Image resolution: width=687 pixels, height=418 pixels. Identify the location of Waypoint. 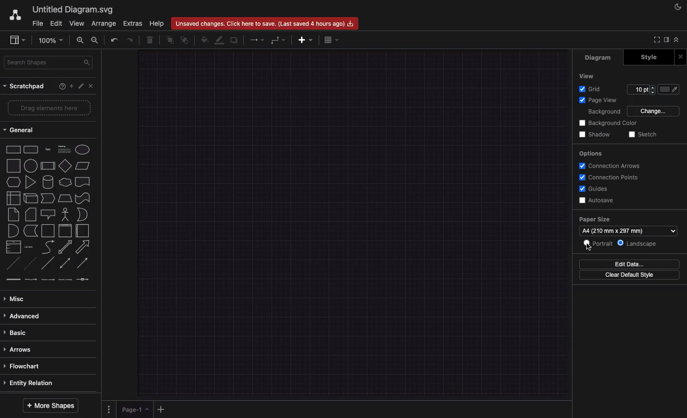
(278, 42).